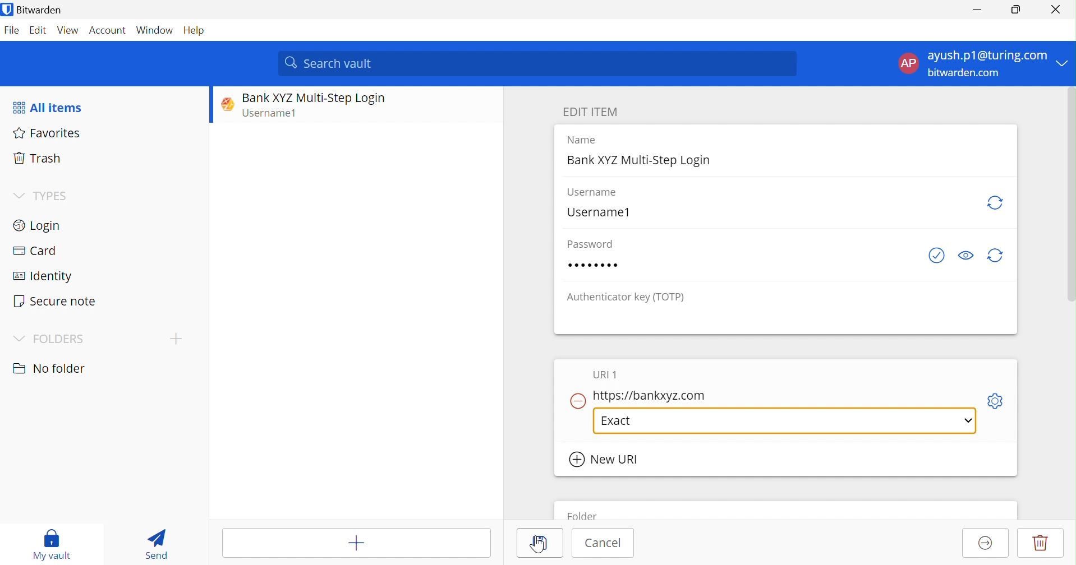  Describe the element at coordinates (594, 265) in the screenshot. I see `Password` at that location.